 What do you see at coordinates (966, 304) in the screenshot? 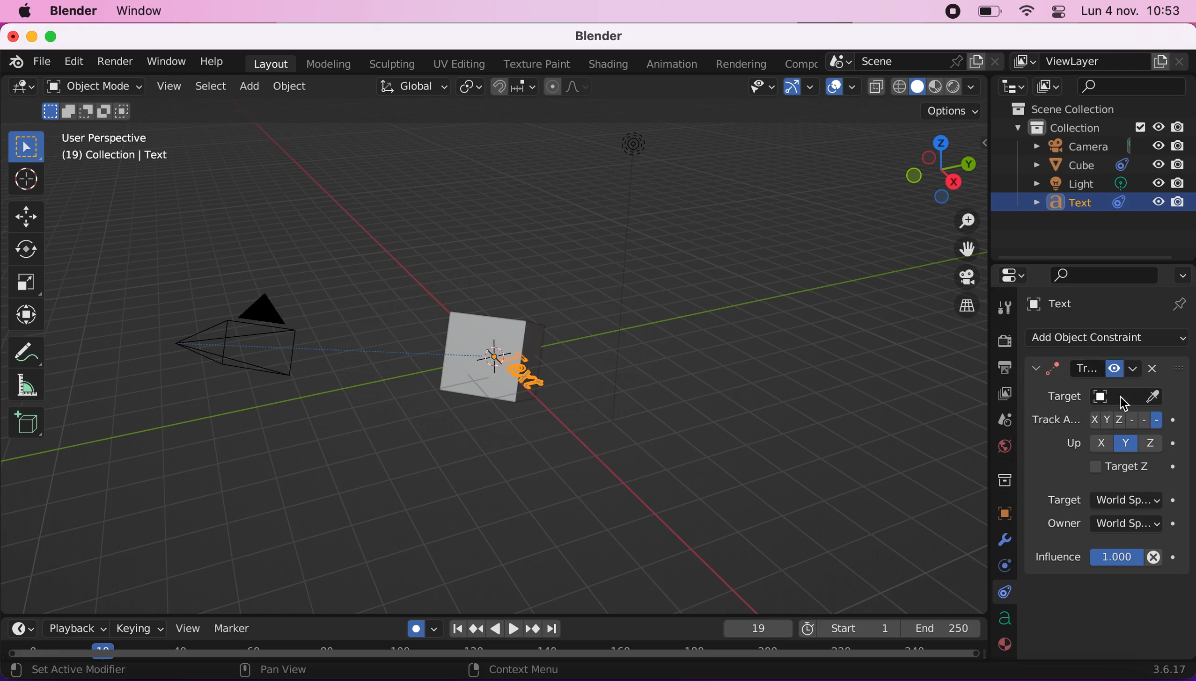
I see `switch the current view` at bounding box center [966, 304].